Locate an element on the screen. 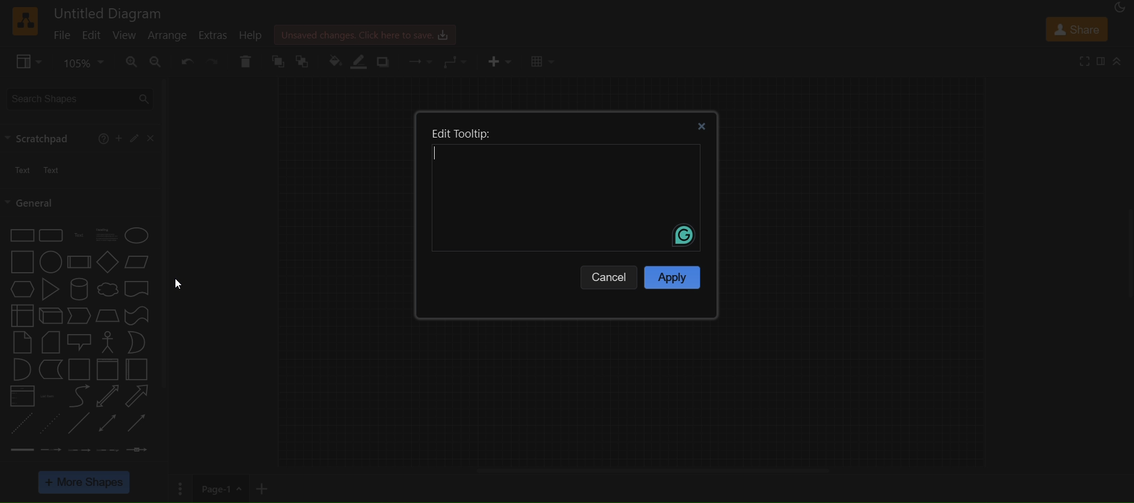  undo is located at coordinates (185, 61).